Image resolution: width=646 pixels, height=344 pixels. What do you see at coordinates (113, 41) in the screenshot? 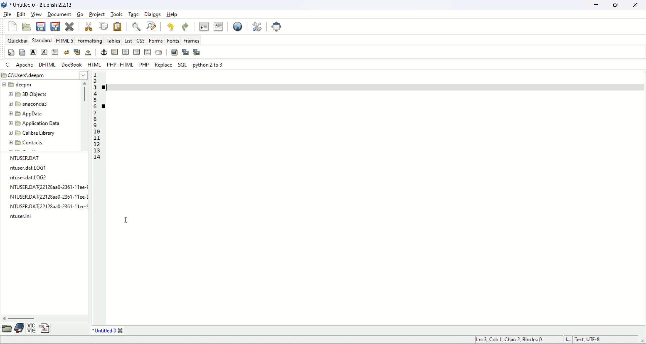
I see `tables` at bounding box center [113, 41].